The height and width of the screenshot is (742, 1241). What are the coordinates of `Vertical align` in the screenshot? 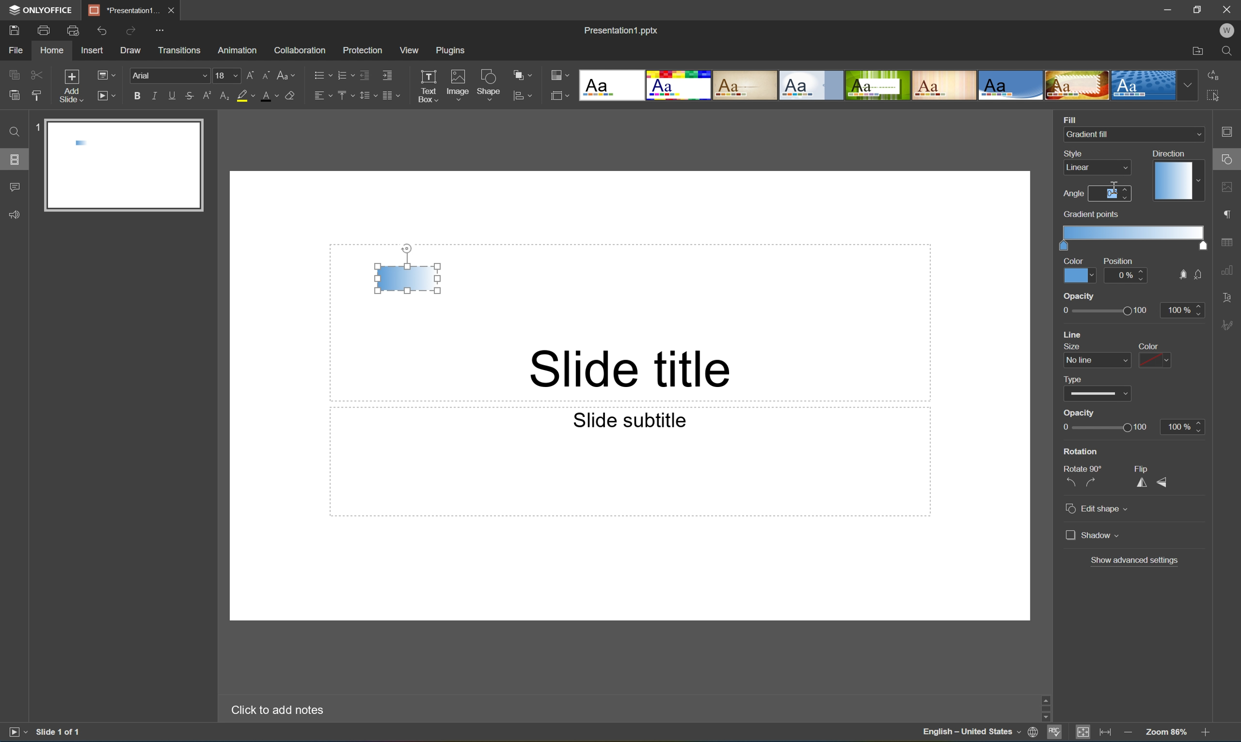 It's located at (344, 95).